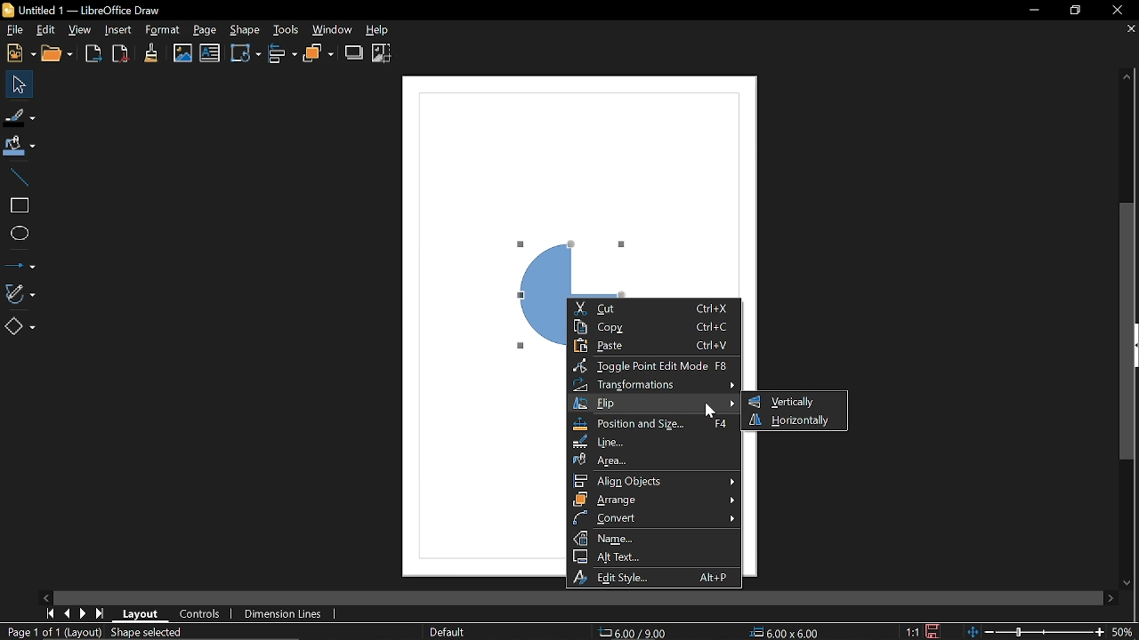 Image resolution: width=1139 pixels, height=640 pixels. Describe the element at coordinates (21, 260) in the screenshot. I see `Lines and arrows` at that location.